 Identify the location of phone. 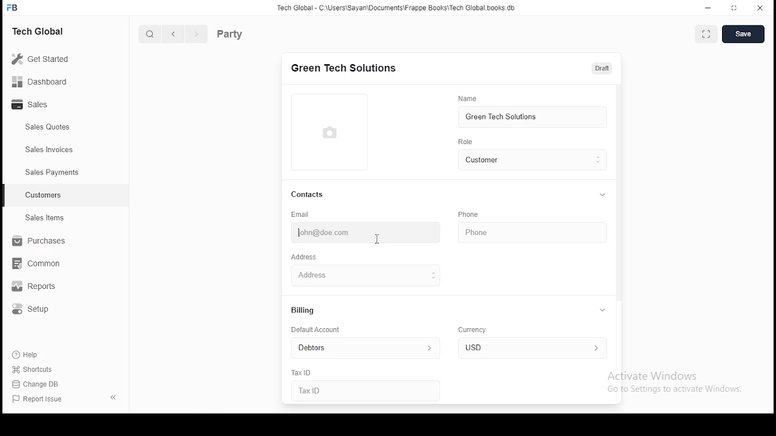
(468, 214).